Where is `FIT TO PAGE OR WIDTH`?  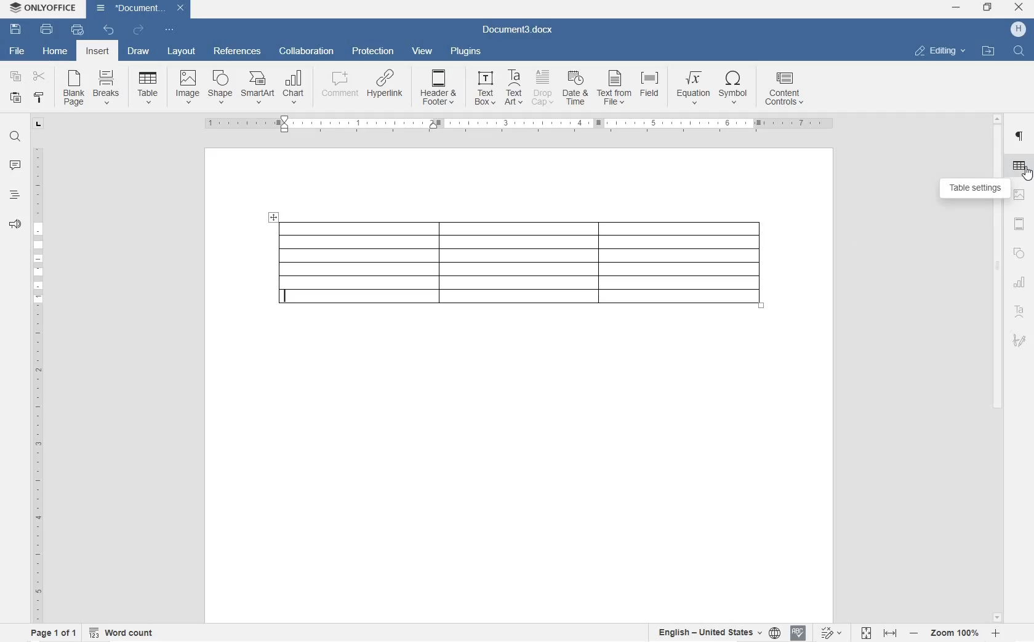 FIT TO PAGE OR WIDTH is located at coordinates (876, 634).